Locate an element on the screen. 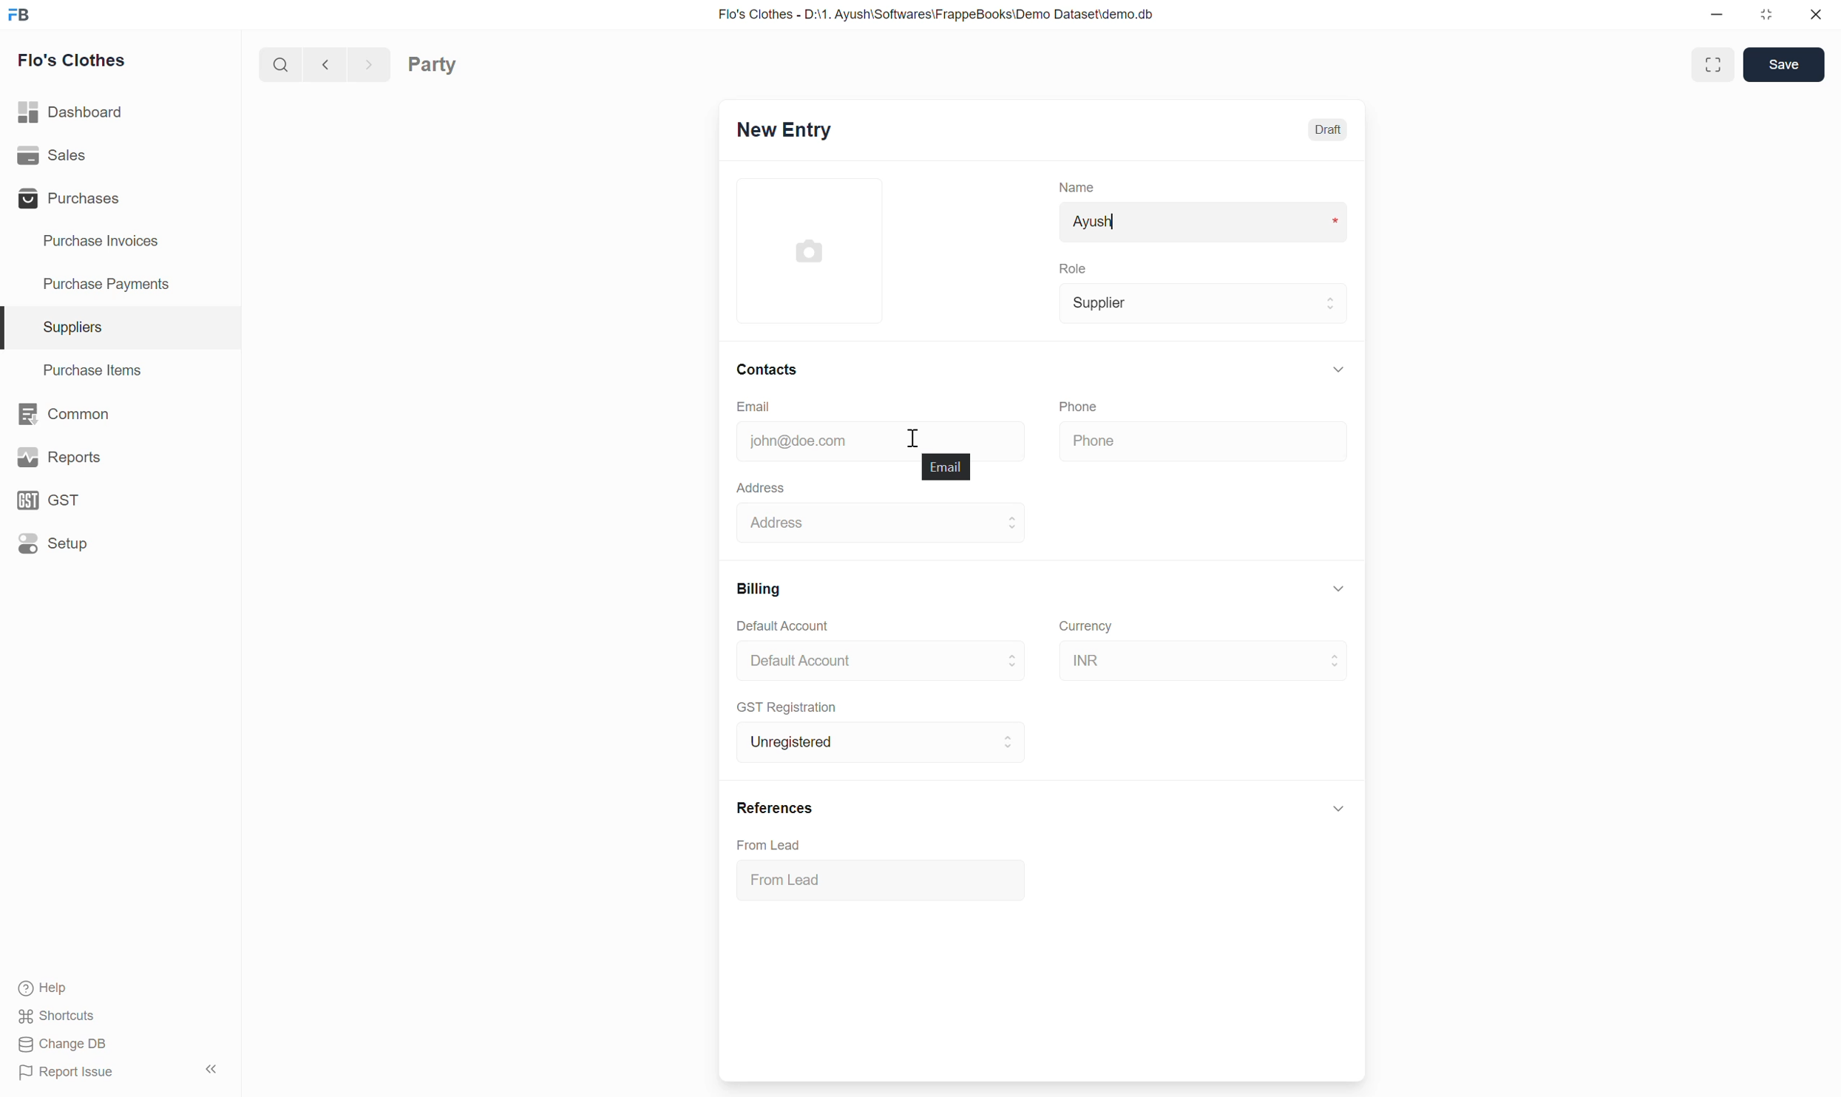  Billing is located at coordinates (759, 589).